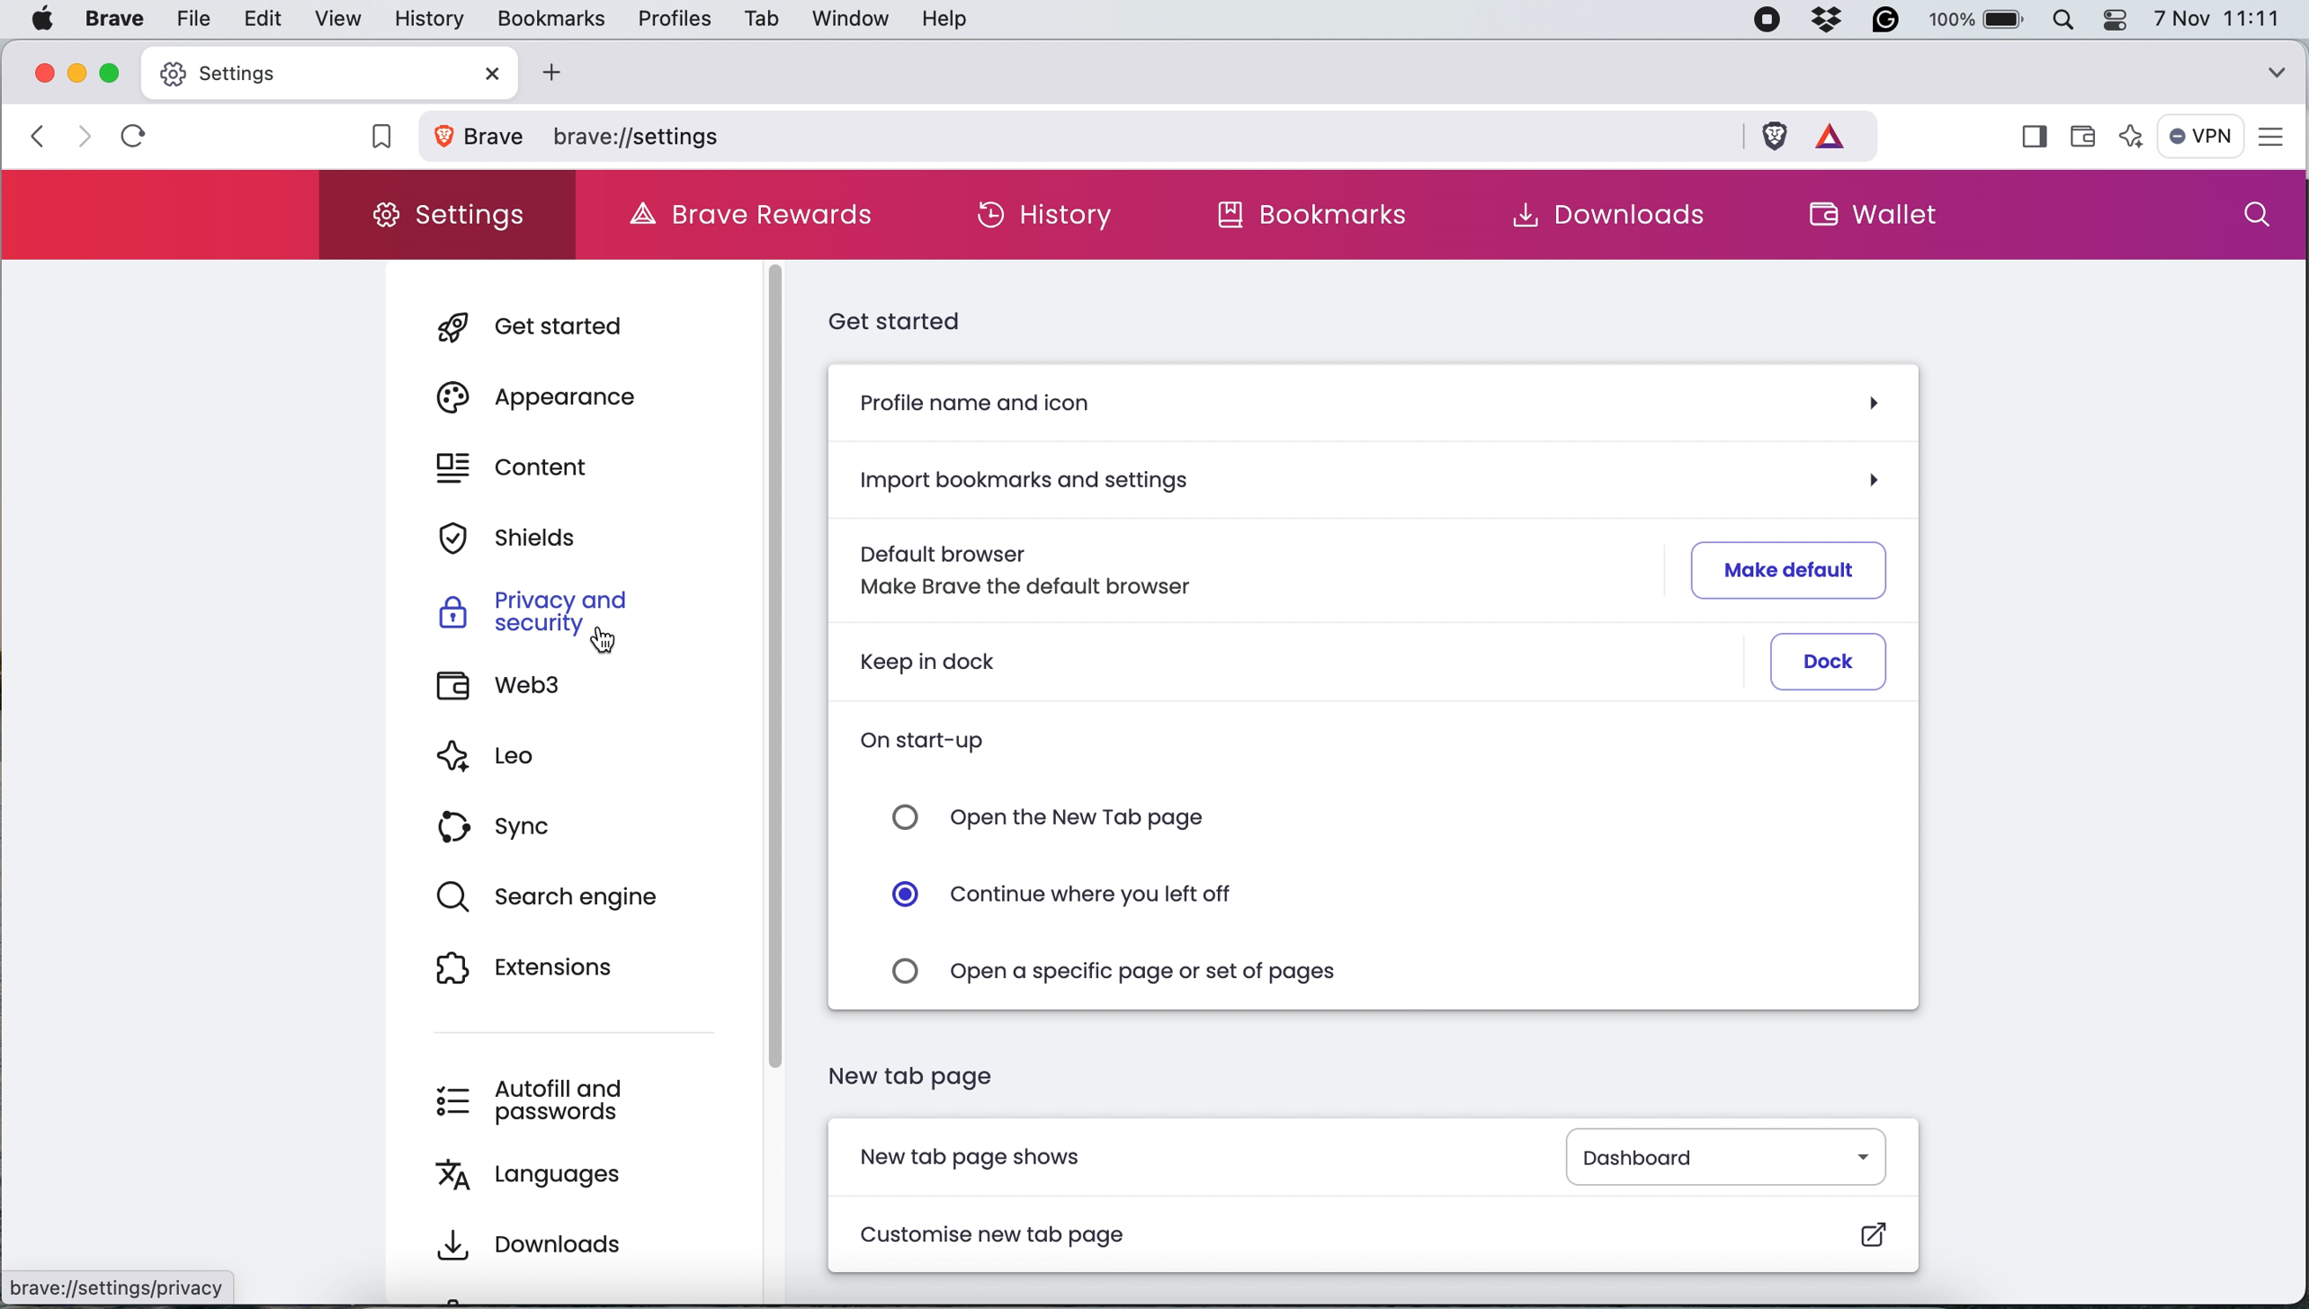 Image resolution: width=2309 pixels, height=1309 pixels. Describe the element at coordinates (1369, 410) in the screenshot. I see `profile name and icon` at that location.